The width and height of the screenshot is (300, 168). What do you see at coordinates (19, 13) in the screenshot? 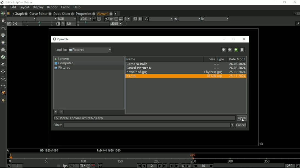
I see `Graph` at bounding box center [19, 13].